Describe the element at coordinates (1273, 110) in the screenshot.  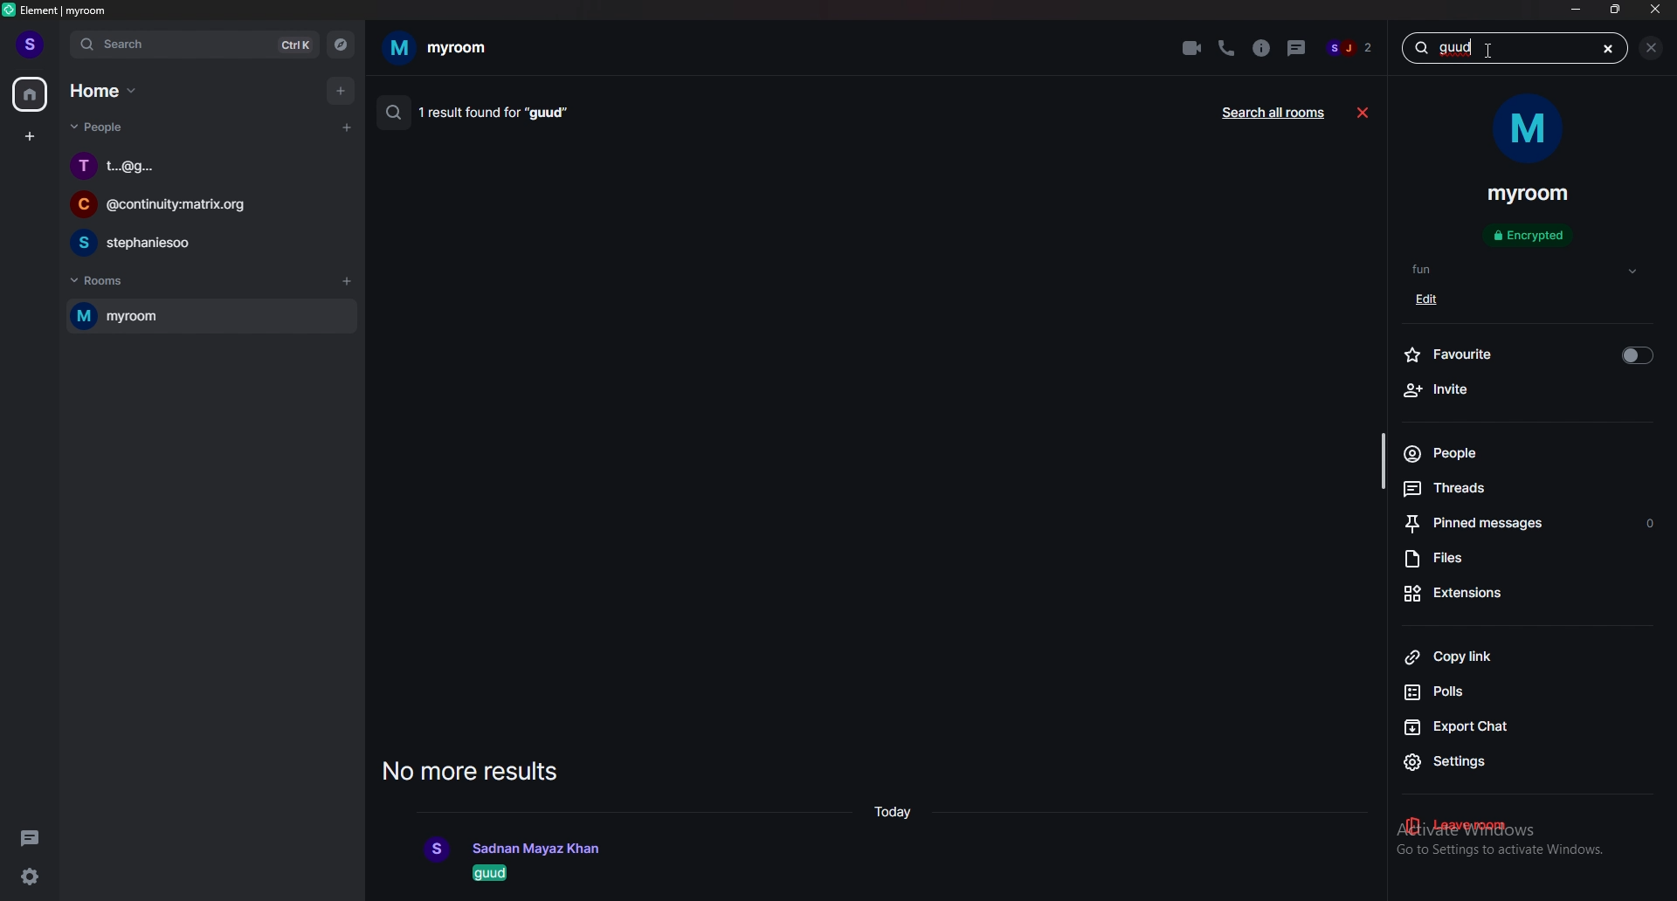
I see `search all rooms` at that location.